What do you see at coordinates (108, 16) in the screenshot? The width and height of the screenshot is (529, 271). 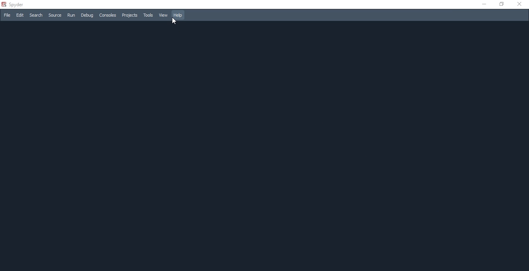 I see `Consoles` at bounding box center [108, 16].